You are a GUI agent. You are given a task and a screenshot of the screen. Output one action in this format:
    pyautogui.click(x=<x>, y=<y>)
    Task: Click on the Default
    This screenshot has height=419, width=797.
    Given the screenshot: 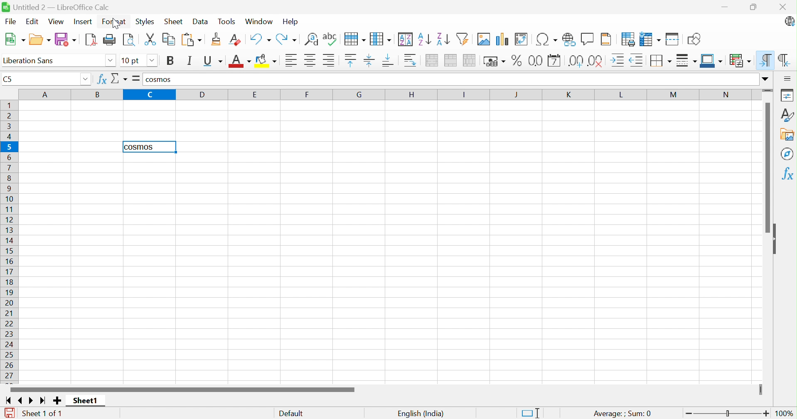 What is the action you would take?
    pyautogui.click(x=291, y=414)
    